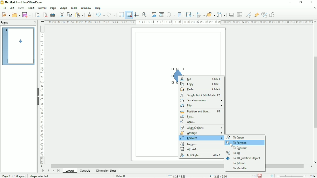 This screenshot has width=317, height=178. Describe the element at coordinates (69, 14) in the screenshot. I see `Copy` at that location.